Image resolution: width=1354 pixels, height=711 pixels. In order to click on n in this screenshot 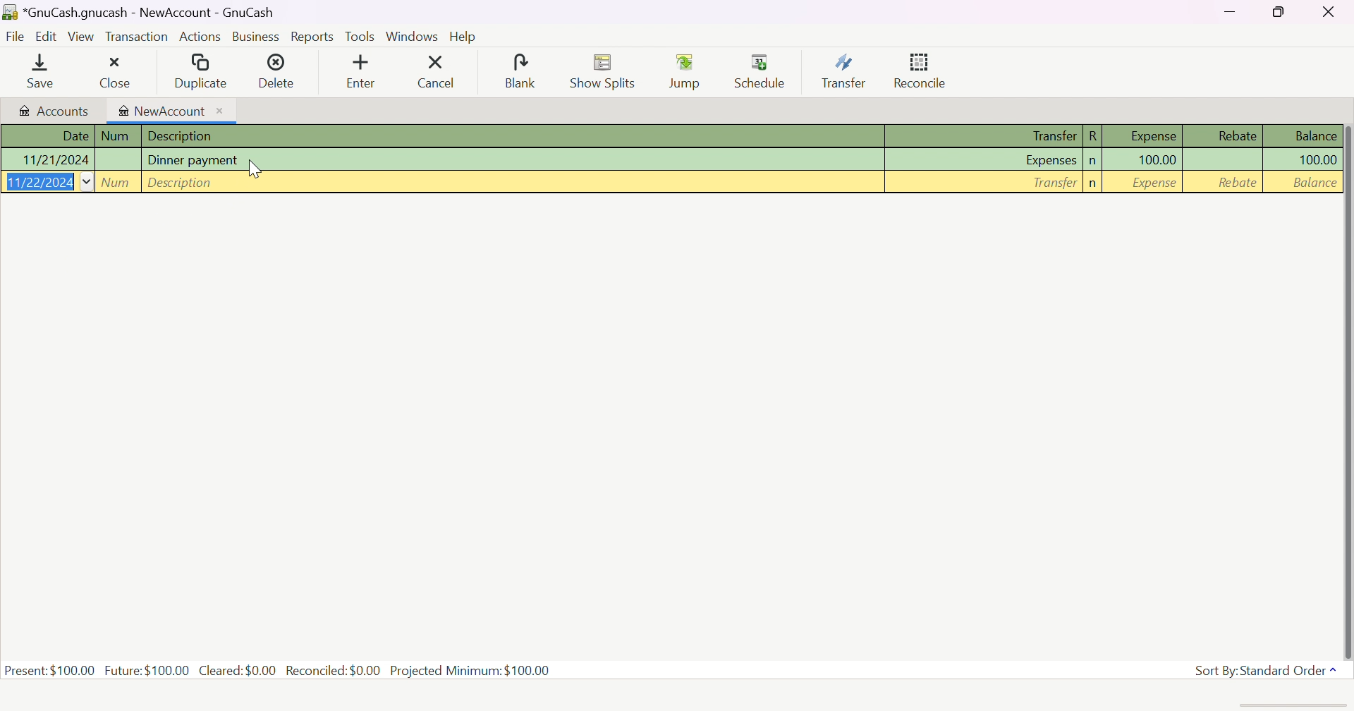, I will do `click(1096, 183)`.